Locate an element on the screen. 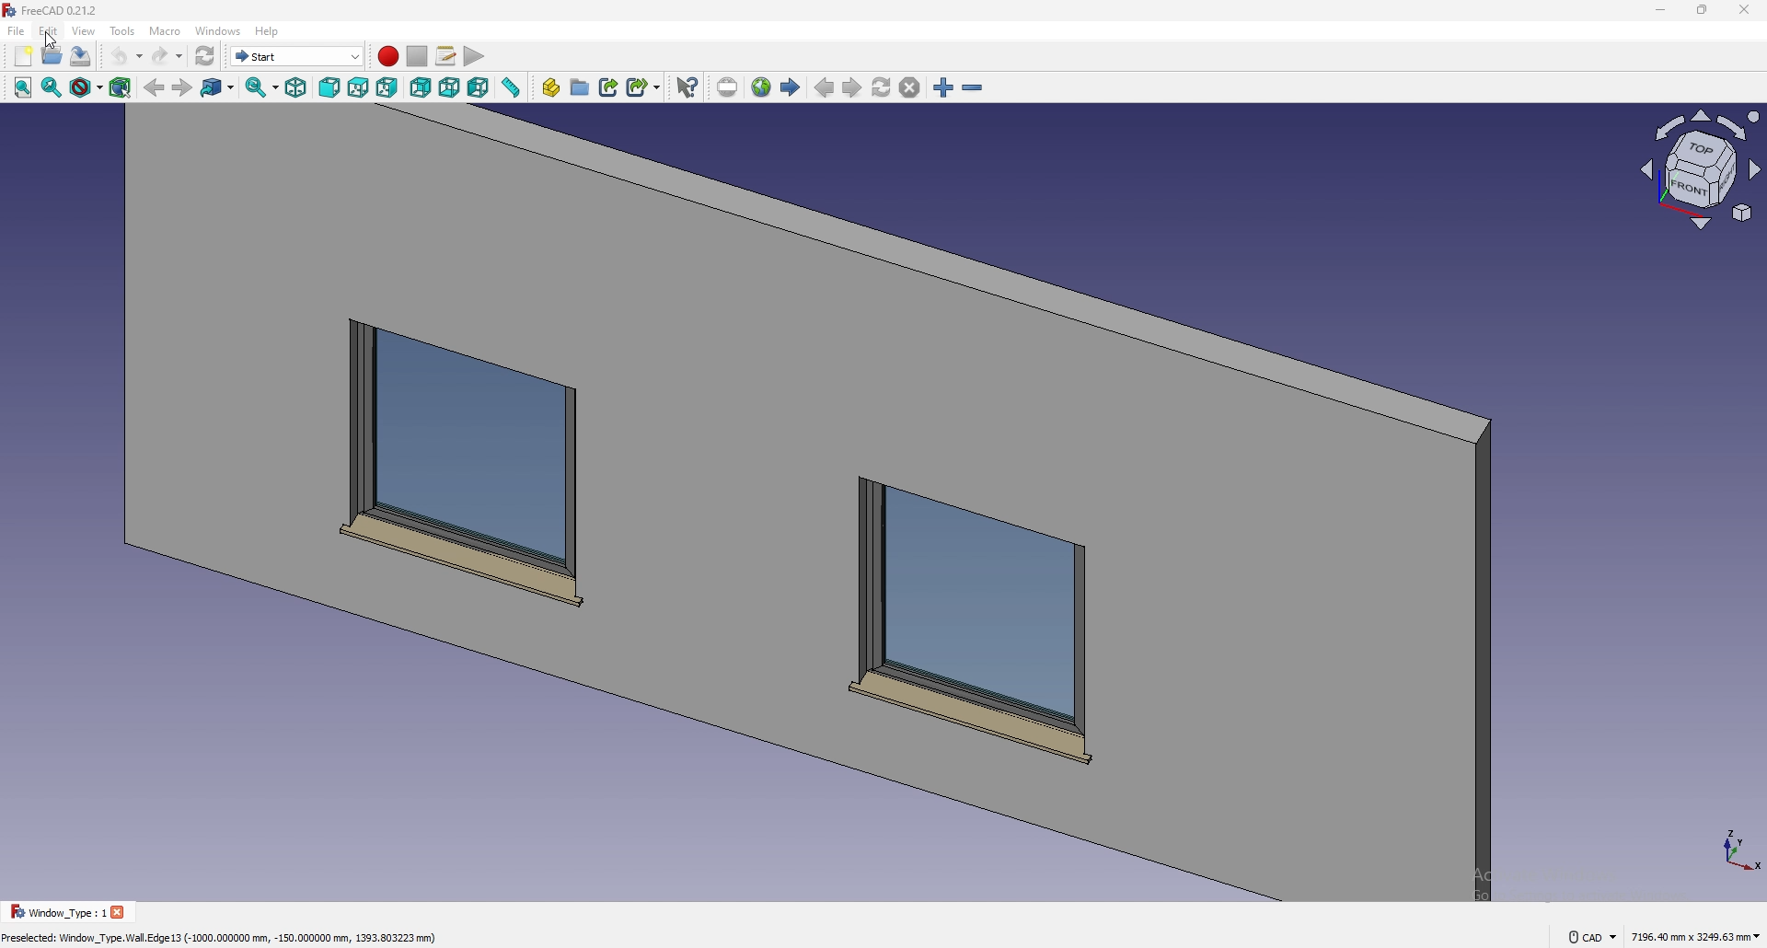 This screenshot has width=1767, height=948. windows is located at coordinates (219, 30).